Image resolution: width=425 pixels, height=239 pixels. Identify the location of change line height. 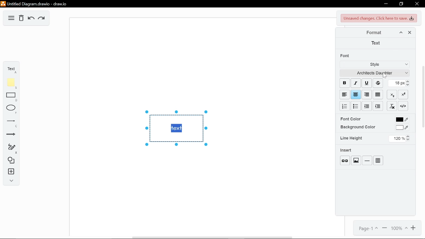
(399, 139).